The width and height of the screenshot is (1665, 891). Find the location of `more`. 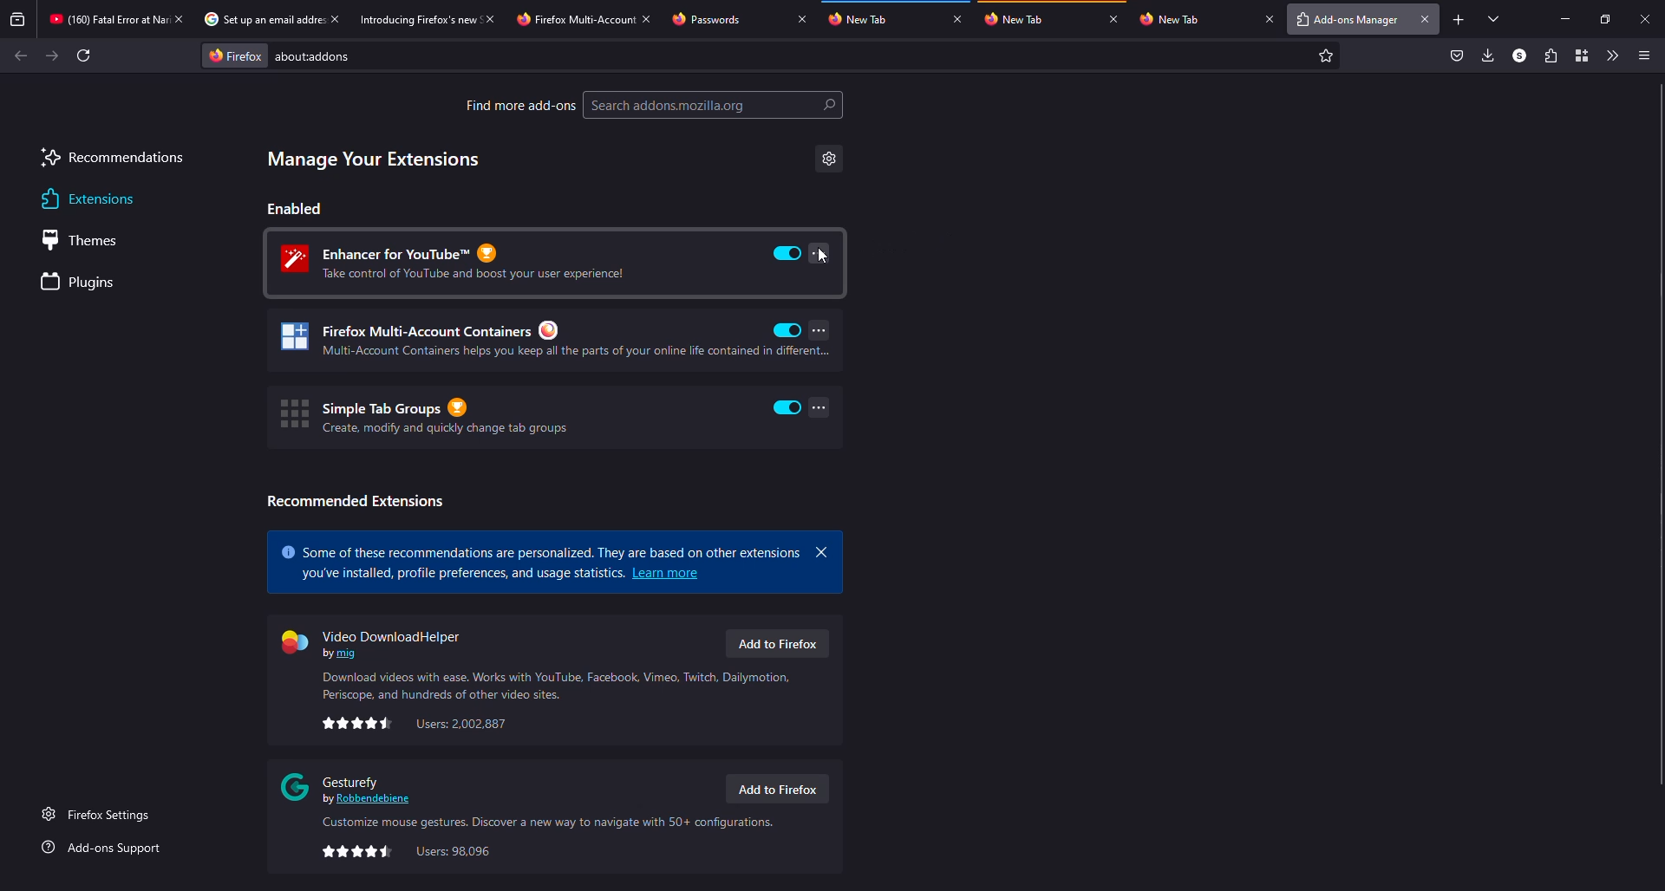

more is located at coordinates (820, 407).